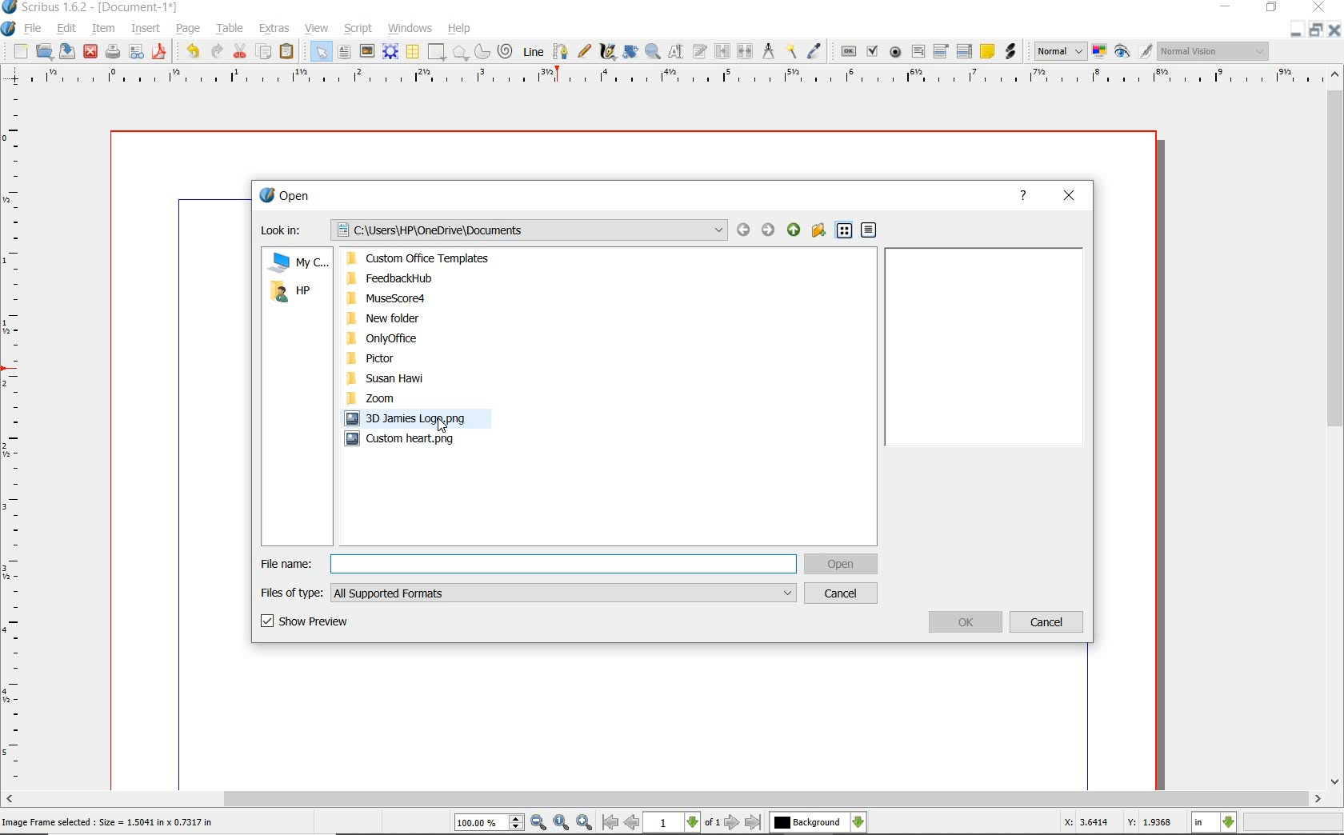 This screenshot has height=835, width=1344. Describe the element at coordinates (1294, 30) in the screenshot. I see `minimize` at that location.